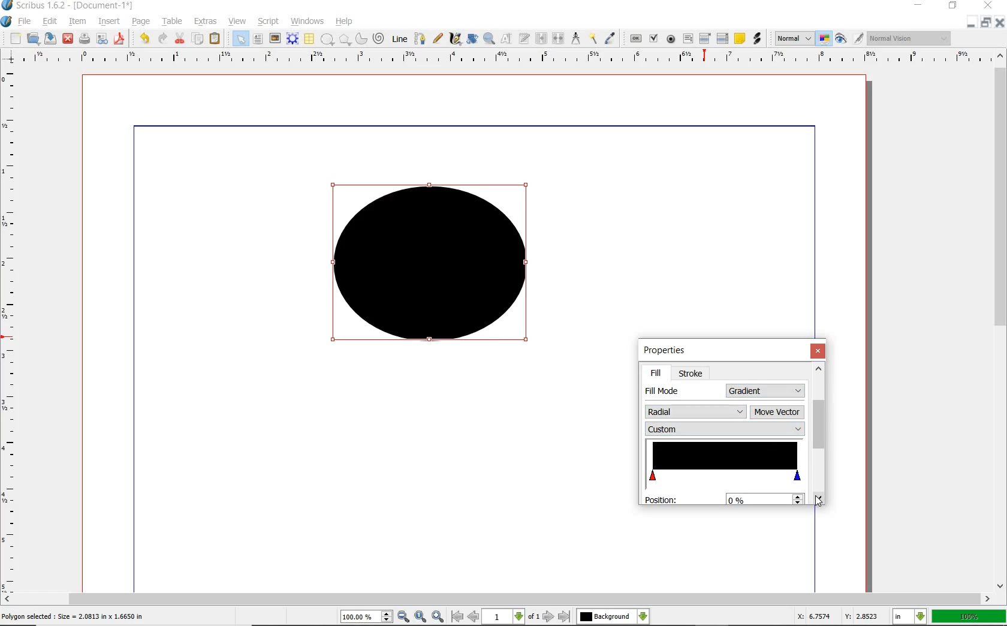  I want to click on SCROLLBAR, so click(1001, 319).